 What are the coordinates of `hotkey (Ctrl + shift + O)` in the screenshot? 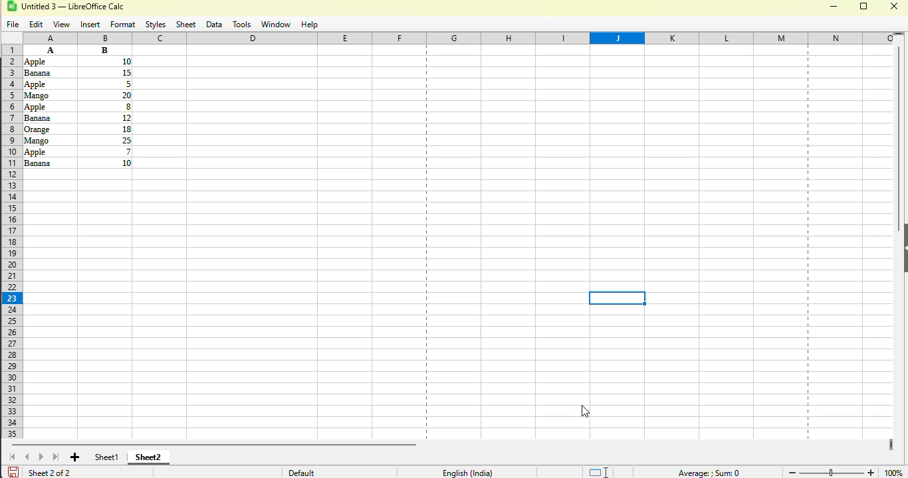 It's located at (584, 411).